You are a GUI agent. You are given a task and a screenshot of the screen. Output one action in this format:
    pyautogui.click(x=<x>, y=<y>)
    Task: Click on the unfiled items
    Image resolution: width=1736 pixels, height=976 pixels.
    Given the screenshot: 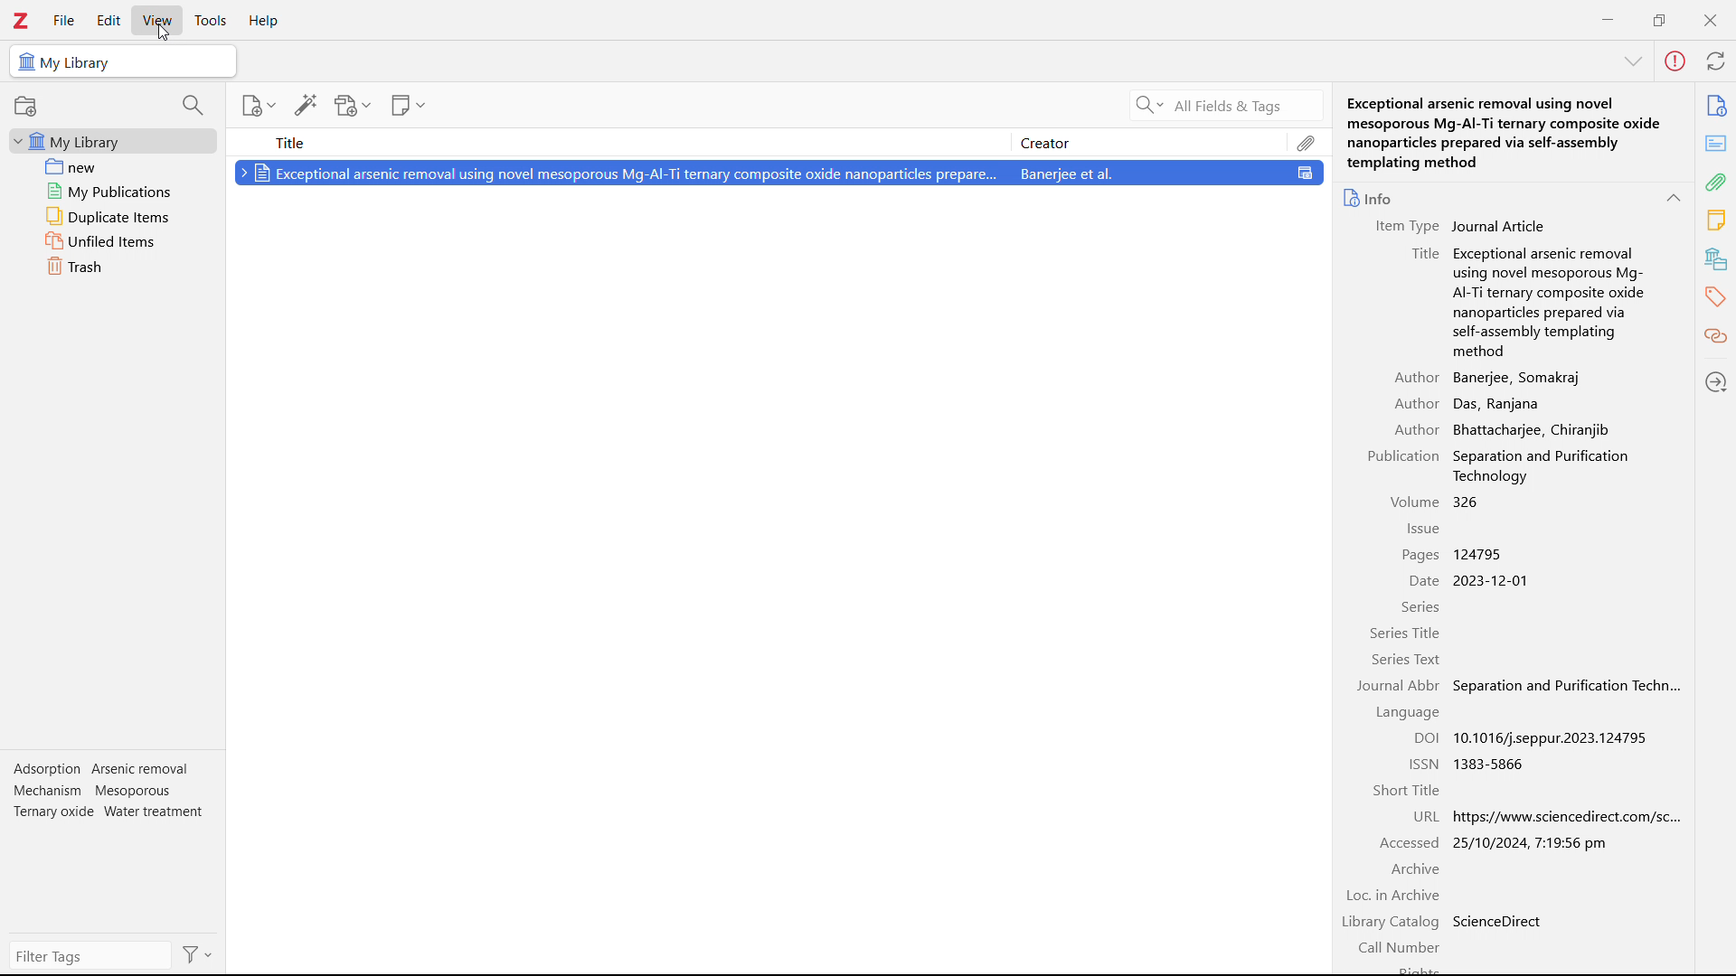 What is the action you would take?
    pyautogui.click(x=112, y=241)
    